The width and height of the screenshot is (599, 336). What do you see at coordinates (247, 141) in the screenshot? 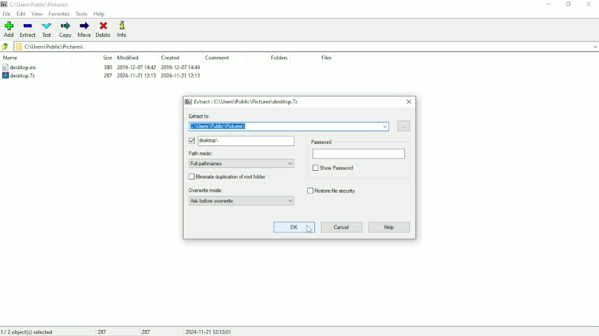
I see `desktop` at bounding box center [247, 141].